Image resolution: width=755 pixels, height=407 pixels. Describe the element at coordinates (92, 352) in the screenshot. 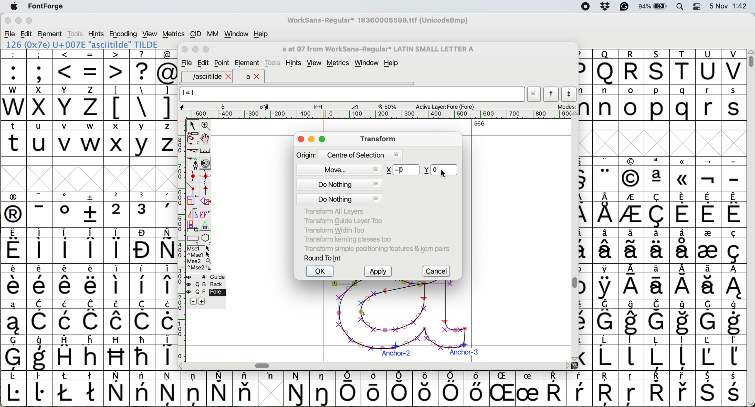

I see `` at that location.